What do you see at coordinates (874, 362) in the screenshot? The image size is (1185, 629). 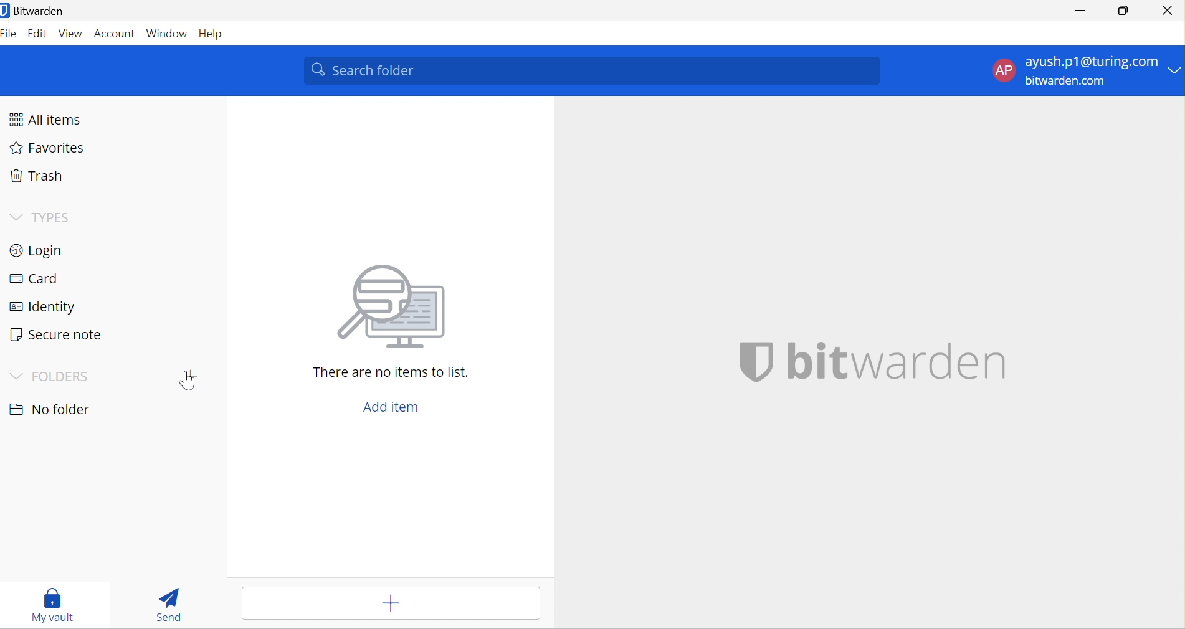 I see `bitwarden` at bounding box center [874, 362].